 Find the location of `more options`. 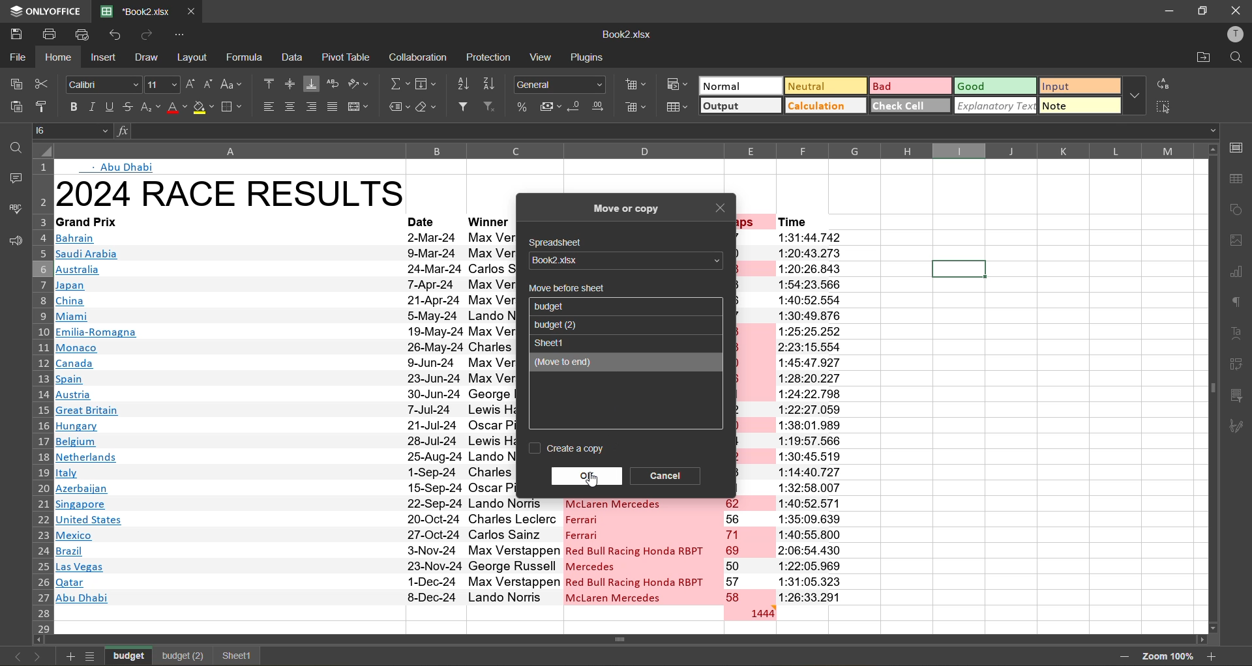

more options is located at coordinates (1134, 96).